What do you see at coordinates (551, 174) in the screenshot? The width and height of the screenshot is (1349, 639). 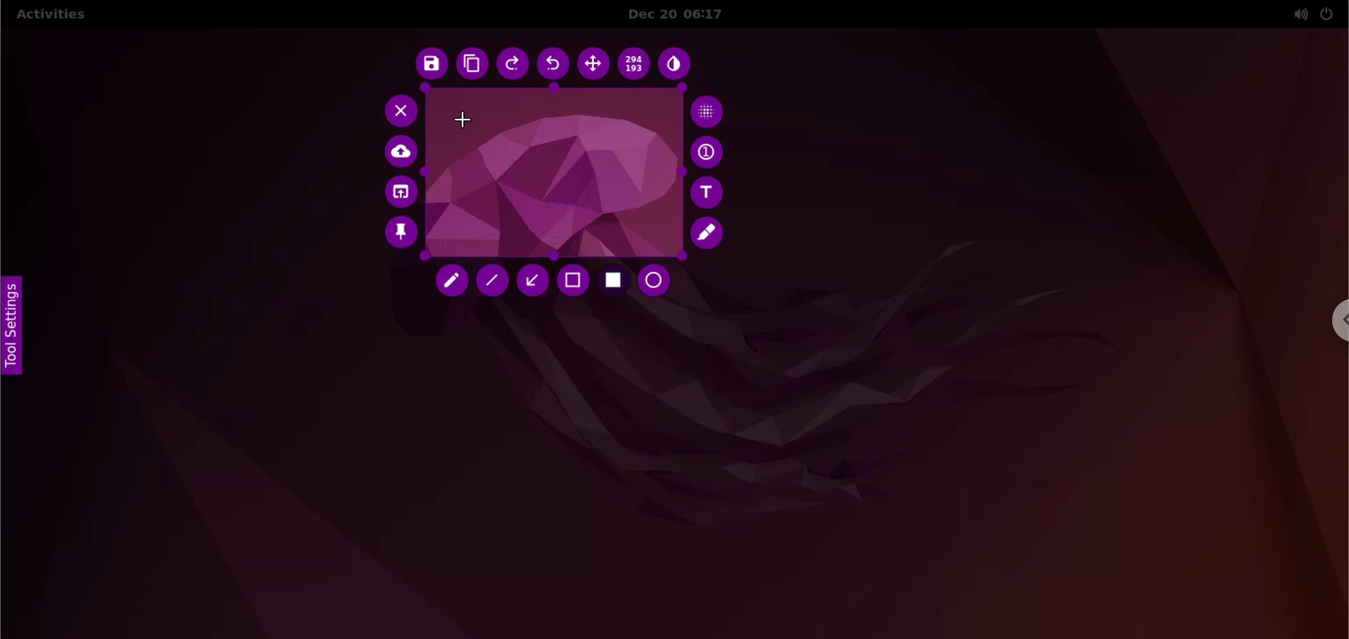 I see `select capture area` at bounding box center [551, 174].